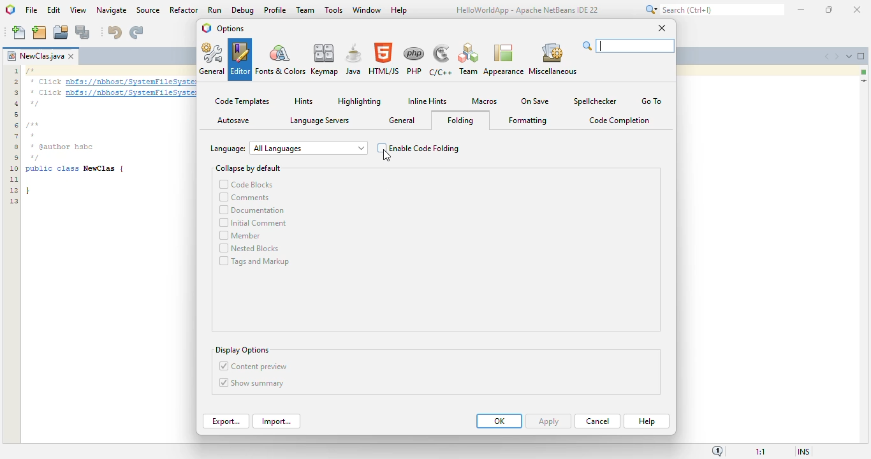 The width and height of the screenshot is (871, 459). What do you see at coordinates (803, 451) in the screenshot?
I see `insert mode` at bounding box center [803, 451].